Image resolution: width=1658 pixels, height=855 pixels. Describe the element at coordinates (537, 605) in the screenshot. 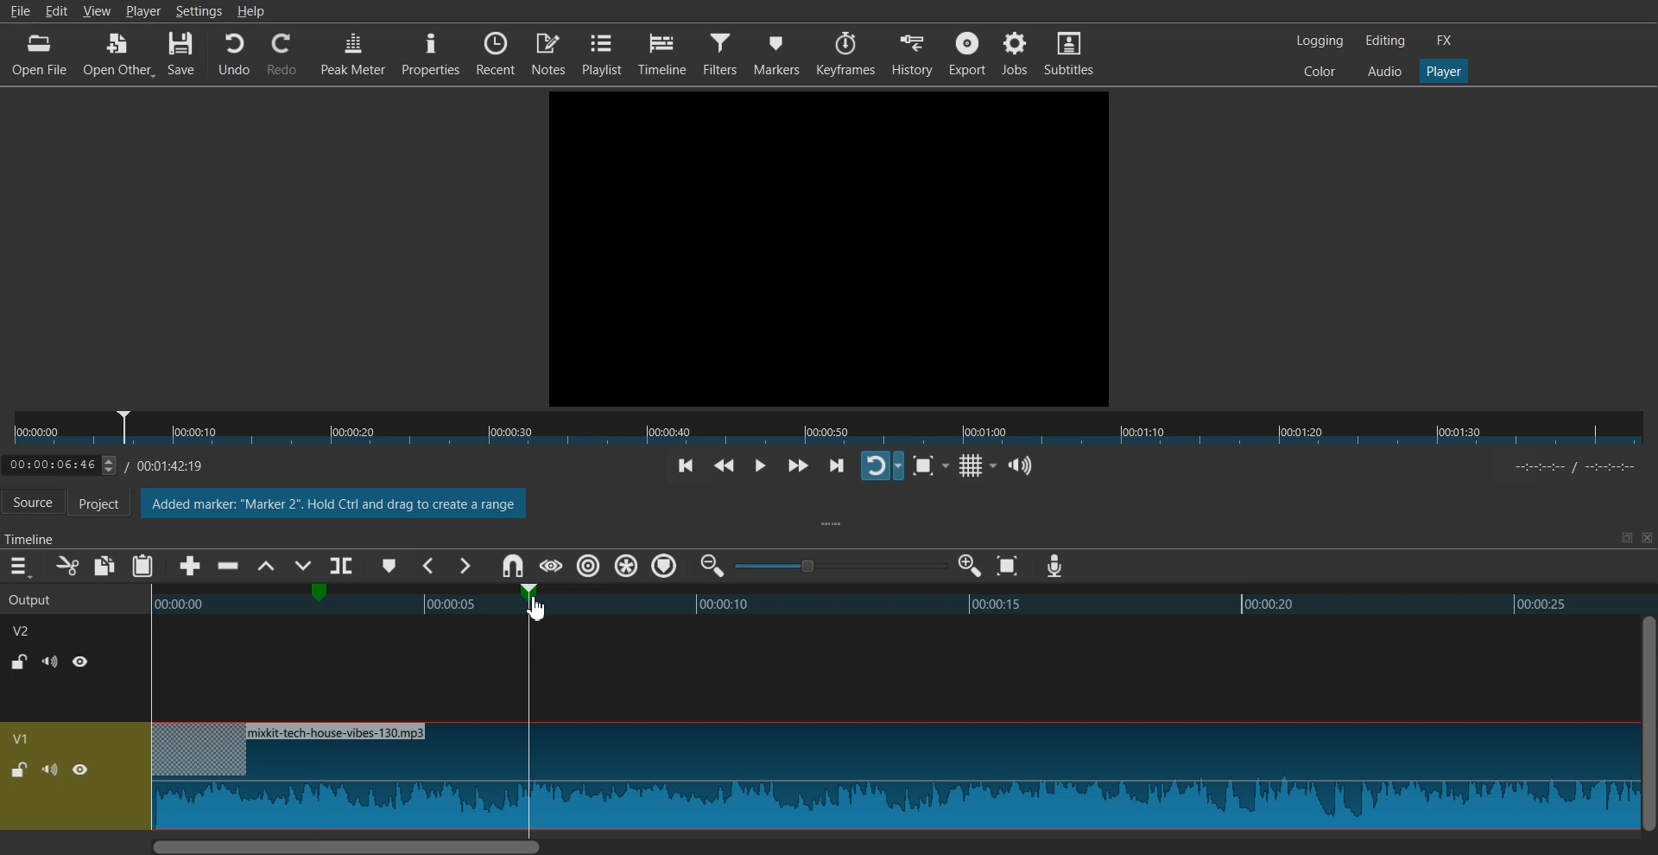

I see `Cursor` at that location.